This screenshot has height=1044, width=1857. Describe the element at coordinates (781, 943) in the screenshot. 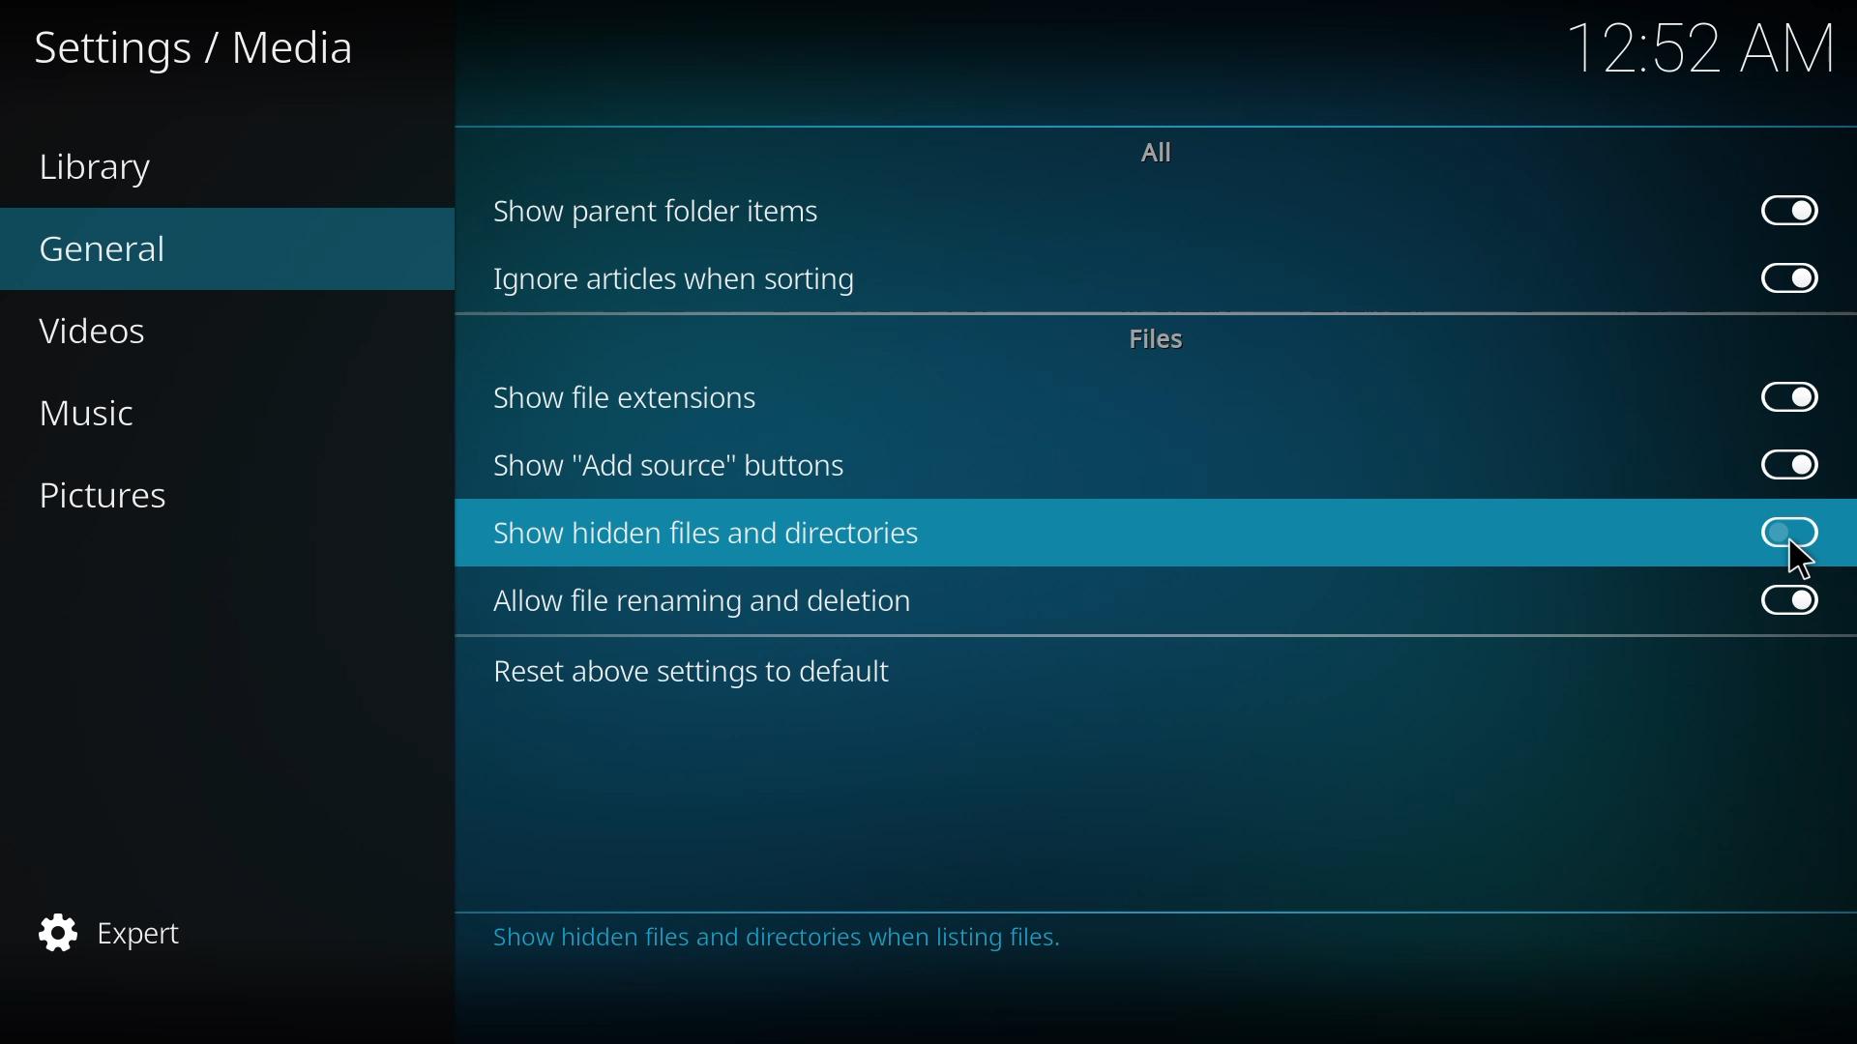

I see `Show hidden files and directories when listing files.` at that location.